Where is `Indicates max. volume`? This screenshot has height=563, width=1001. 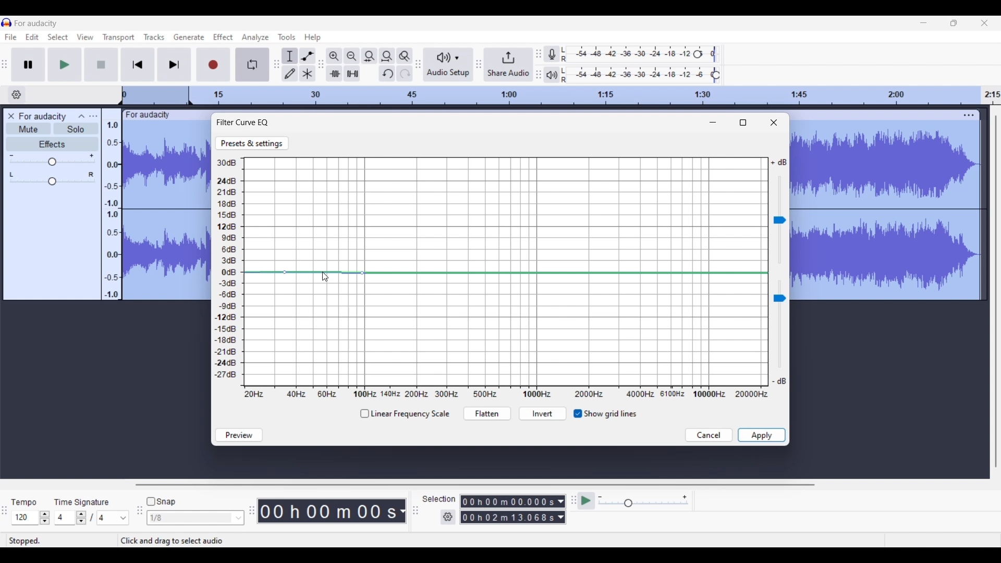
Indicates max. volume is located at coordinates (778, 163).